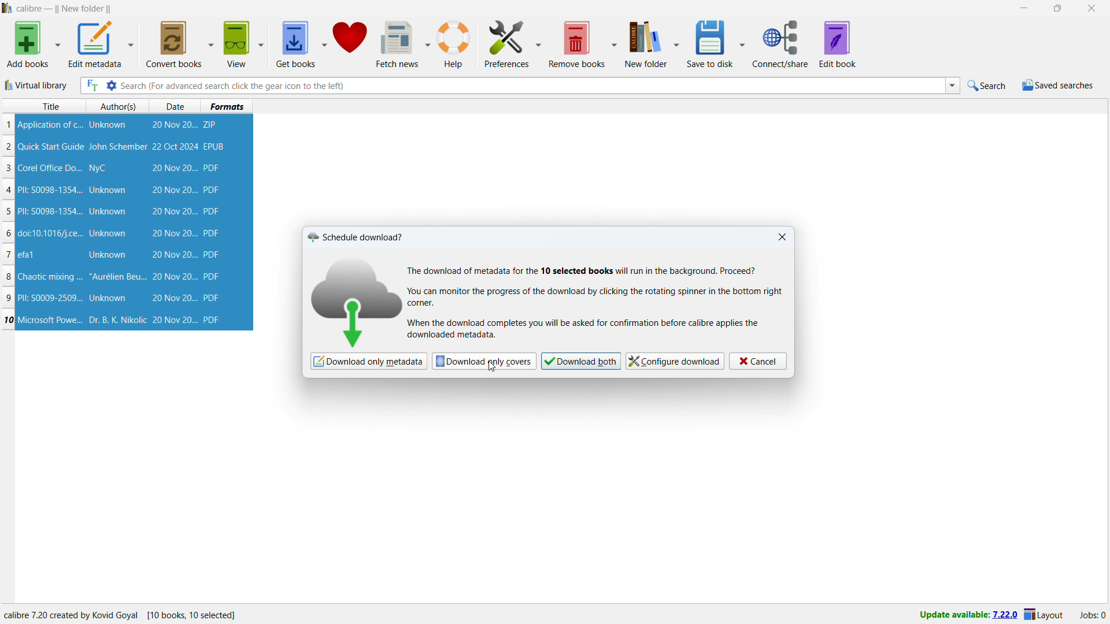  I want to click on update, so click(966, 615).